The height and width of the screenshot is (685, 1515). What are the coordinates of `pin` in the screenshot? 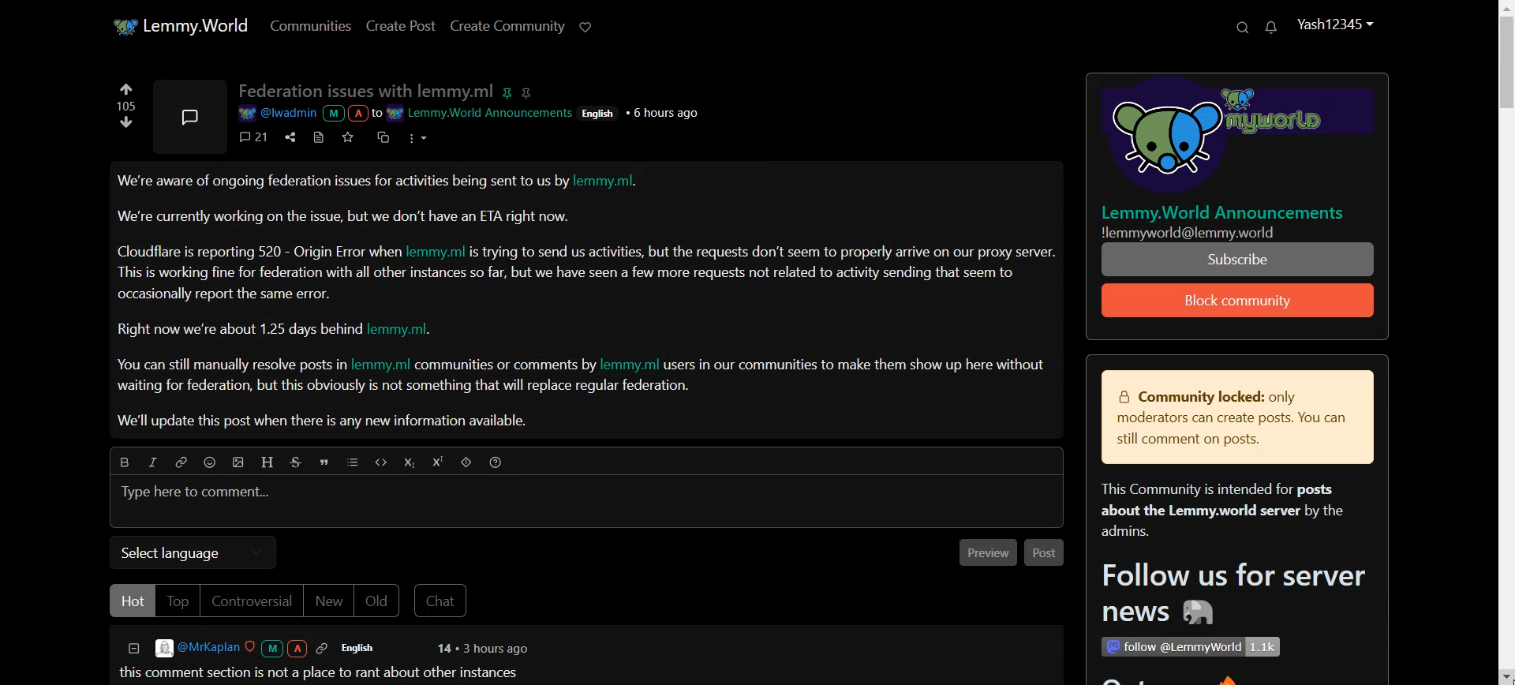 It's located at (531, 94).